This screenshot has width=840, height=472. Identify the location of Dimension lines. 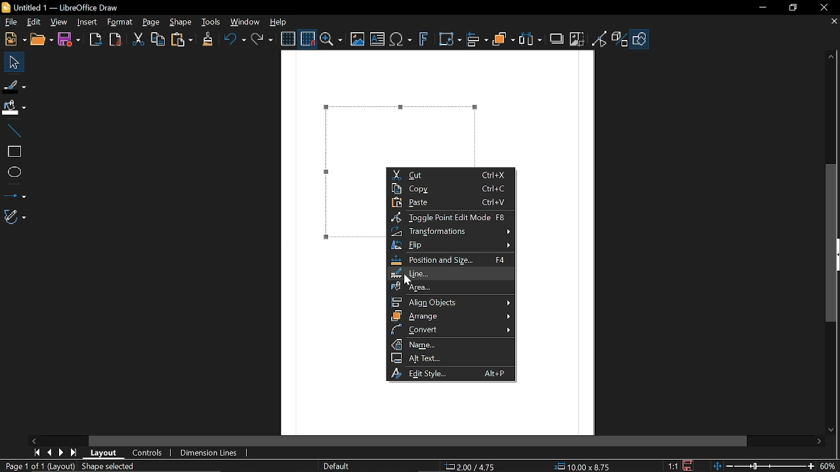
(209, 452).